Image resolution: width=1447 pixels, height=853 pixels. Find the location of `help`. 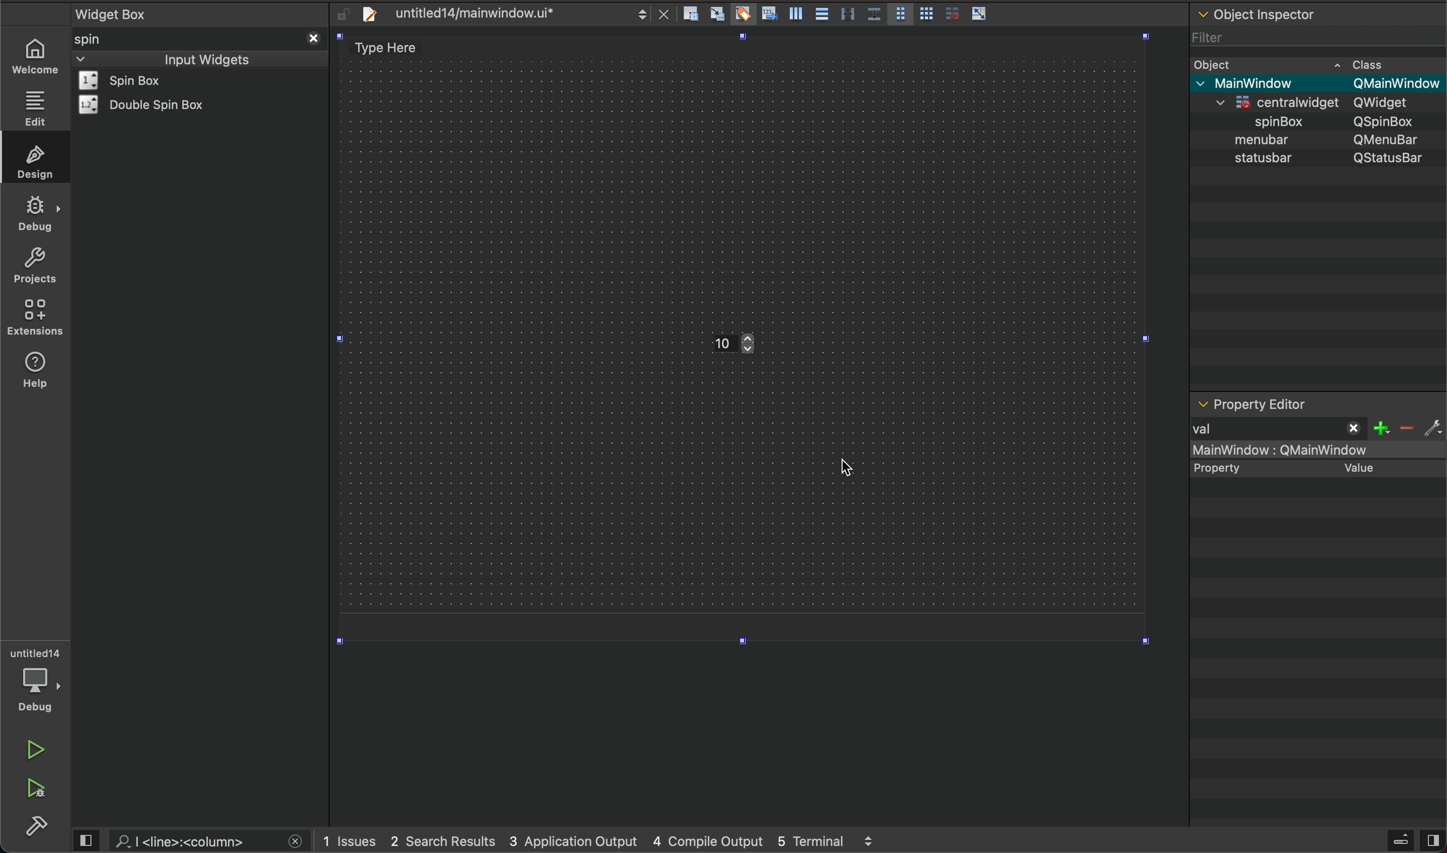

help is located at coordinates (40, 376).